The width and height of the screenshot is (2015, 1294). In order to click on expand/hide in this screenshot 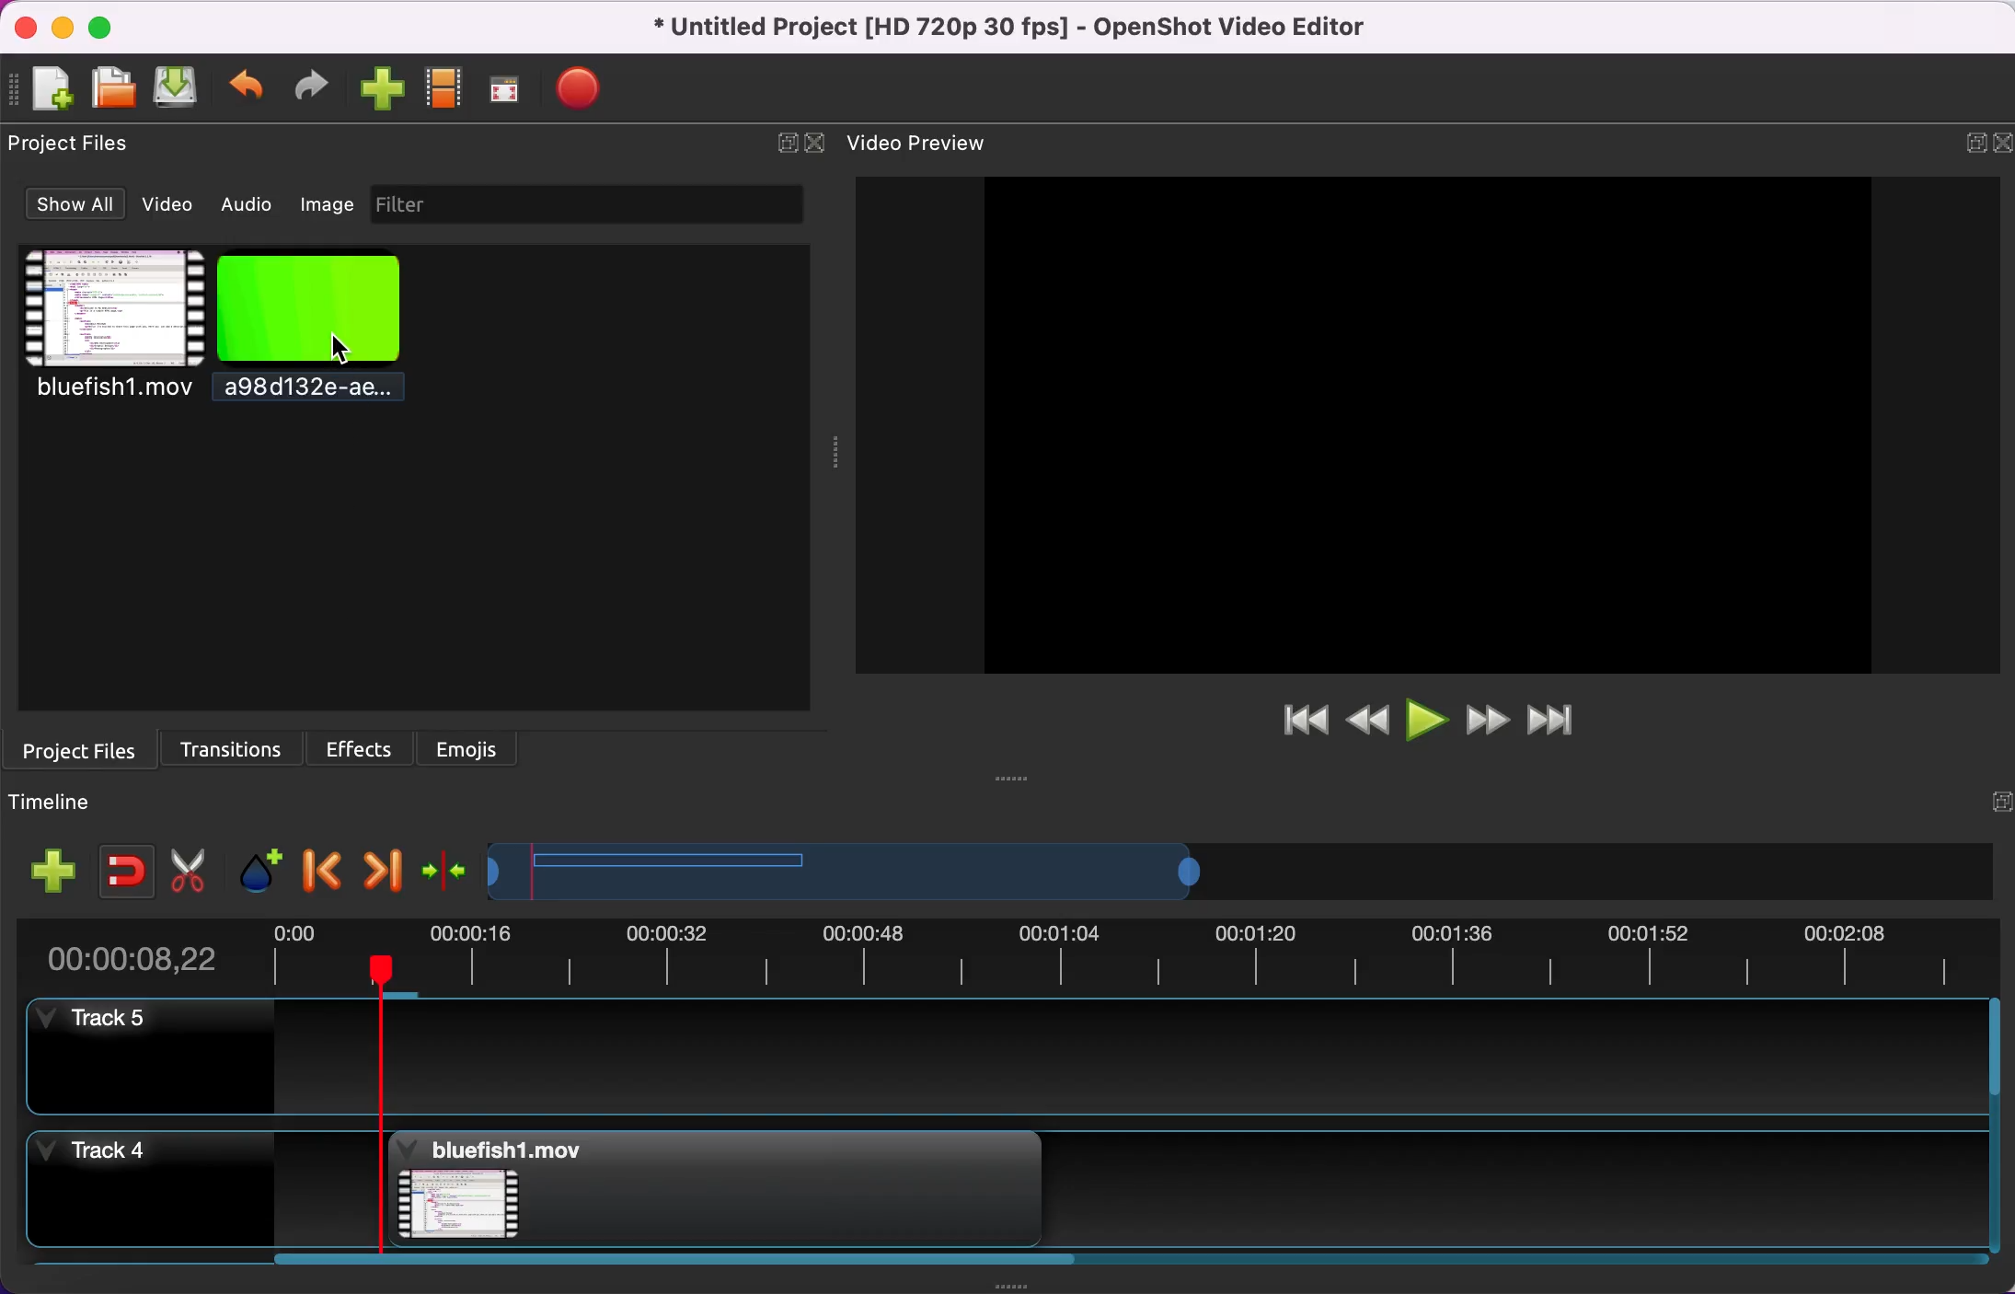, I will do `click(782, 144)`.